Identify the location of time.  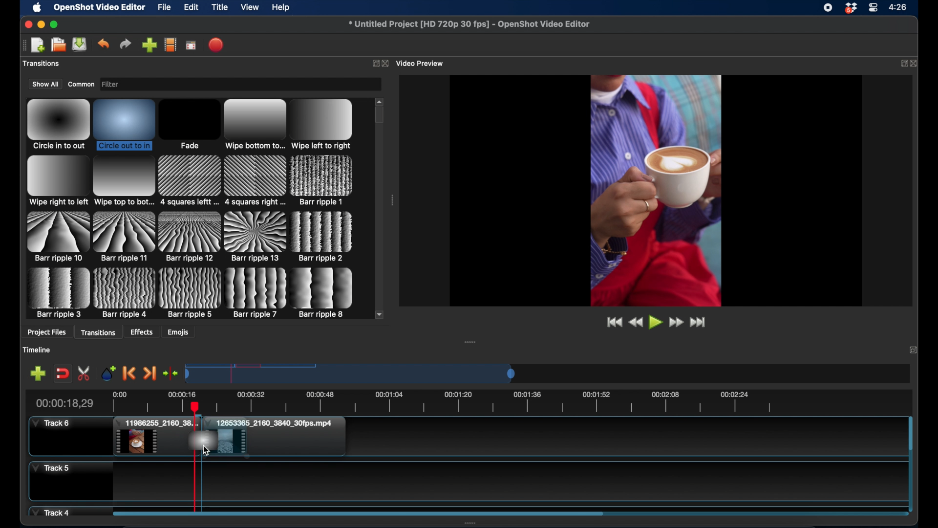
(899, 6).